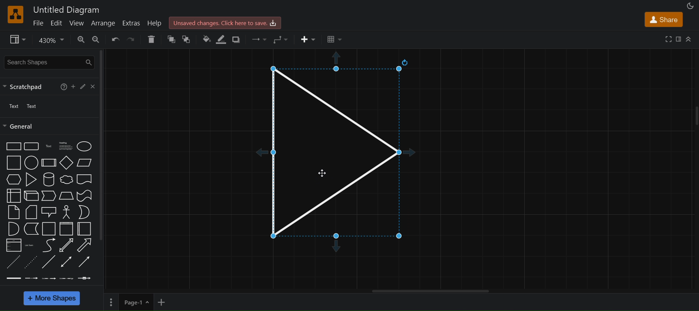 The image size is (699, 311). I want to click on zoom, so click(50, 40).